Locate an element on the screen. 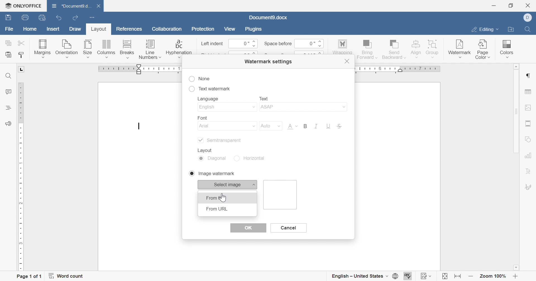  0 is located at coordinates (308, 43).